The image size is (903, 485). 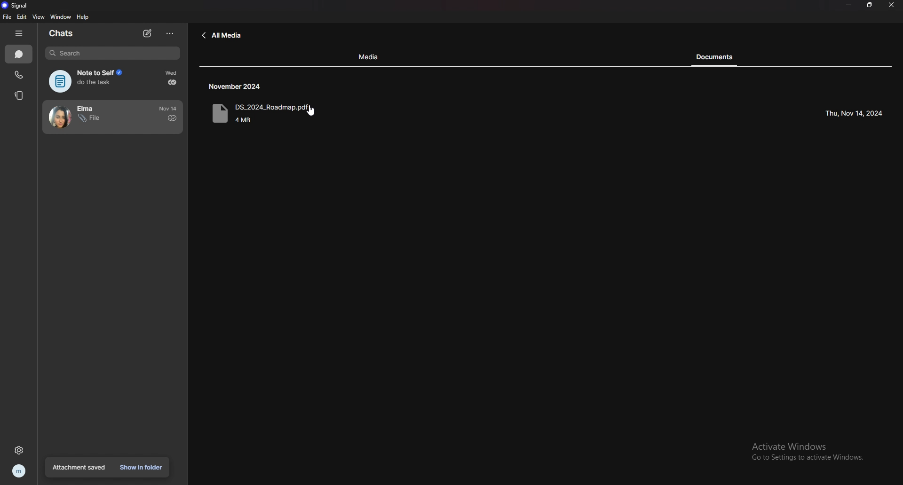 I want to click on time, so click(x=173, y=73).